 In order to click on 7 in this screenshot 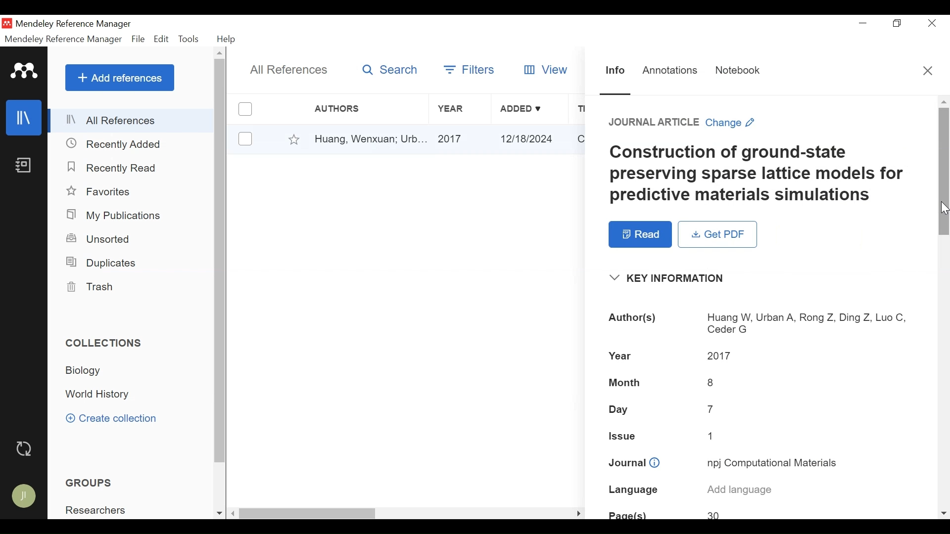, I will do `click(712, 408)`.